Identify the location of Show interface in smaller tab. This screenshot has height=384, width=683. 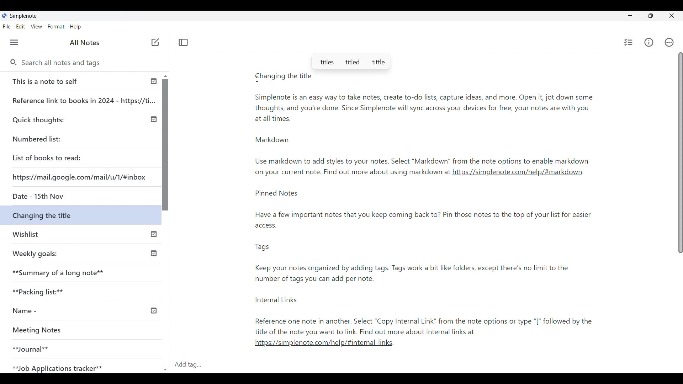
(651, 16).